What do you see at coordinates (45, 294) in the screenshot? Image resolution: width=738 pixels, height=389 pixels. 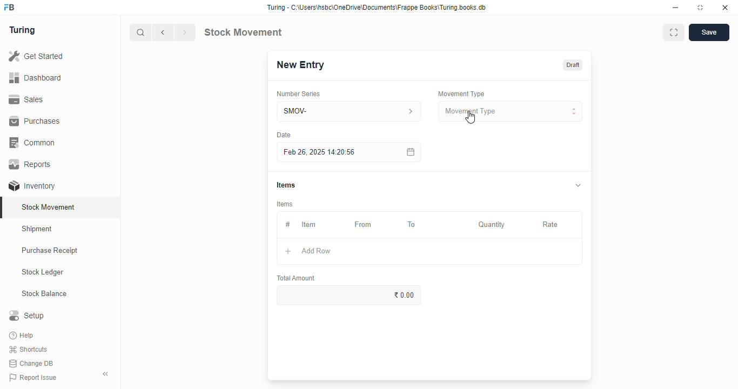 I see `stock balance` at bounding box center [45, 294].